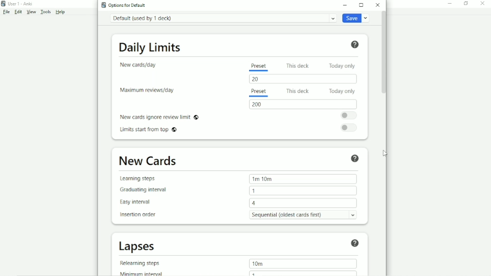  What do you see at coordinates (4, 4) in the screenshot?
I see `Anki logo` at bounding box center [4, 4].